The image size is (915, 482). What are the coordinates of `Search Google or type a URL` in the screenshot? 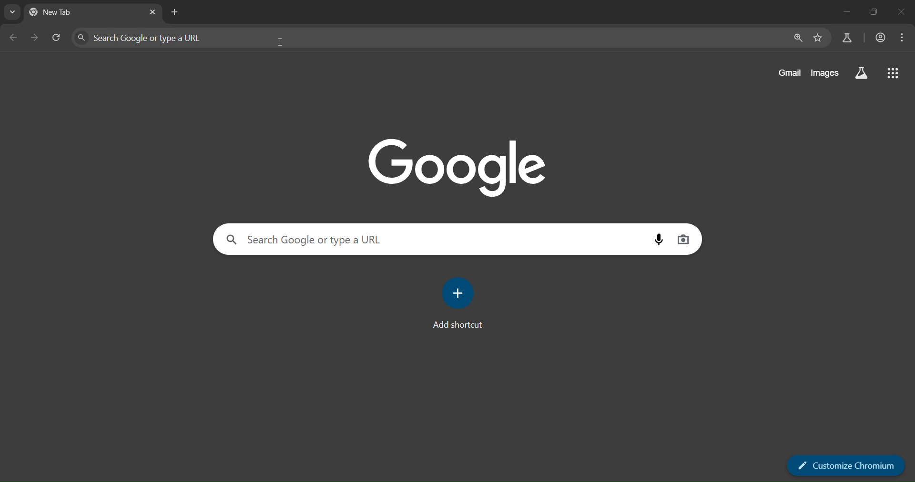 It's located at (428, 38).